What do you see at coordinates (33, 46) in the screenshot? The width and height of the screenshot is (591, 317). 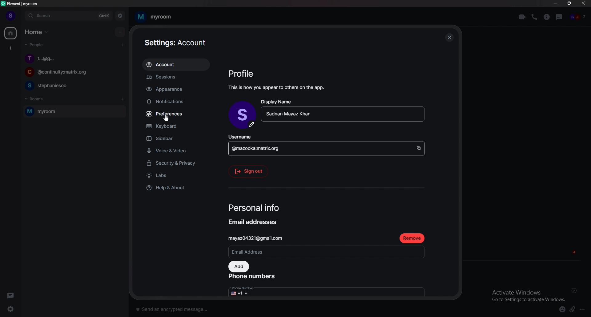 I see `People` at bounding box center [33, 46].